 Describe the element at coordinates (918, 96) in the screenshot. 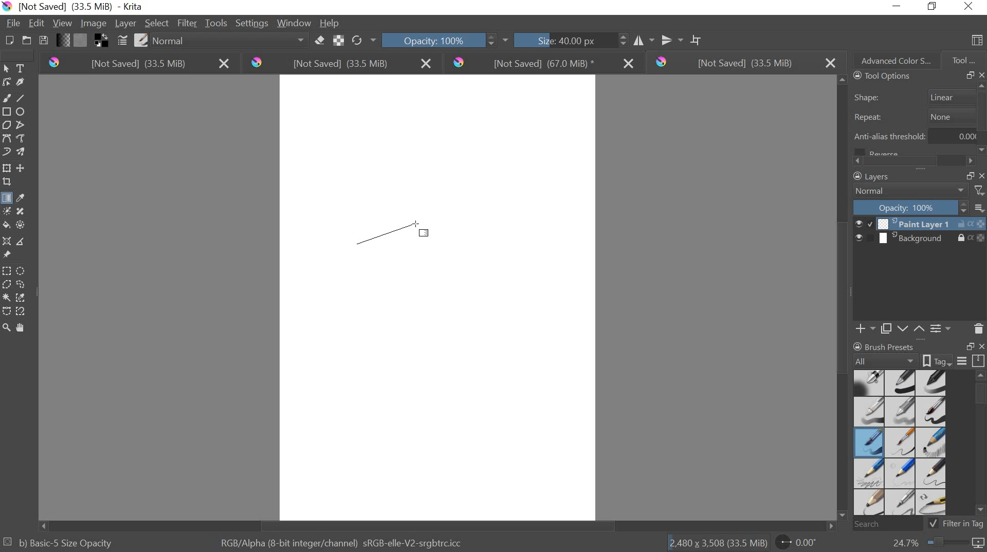

I see `shape linear` at that location.